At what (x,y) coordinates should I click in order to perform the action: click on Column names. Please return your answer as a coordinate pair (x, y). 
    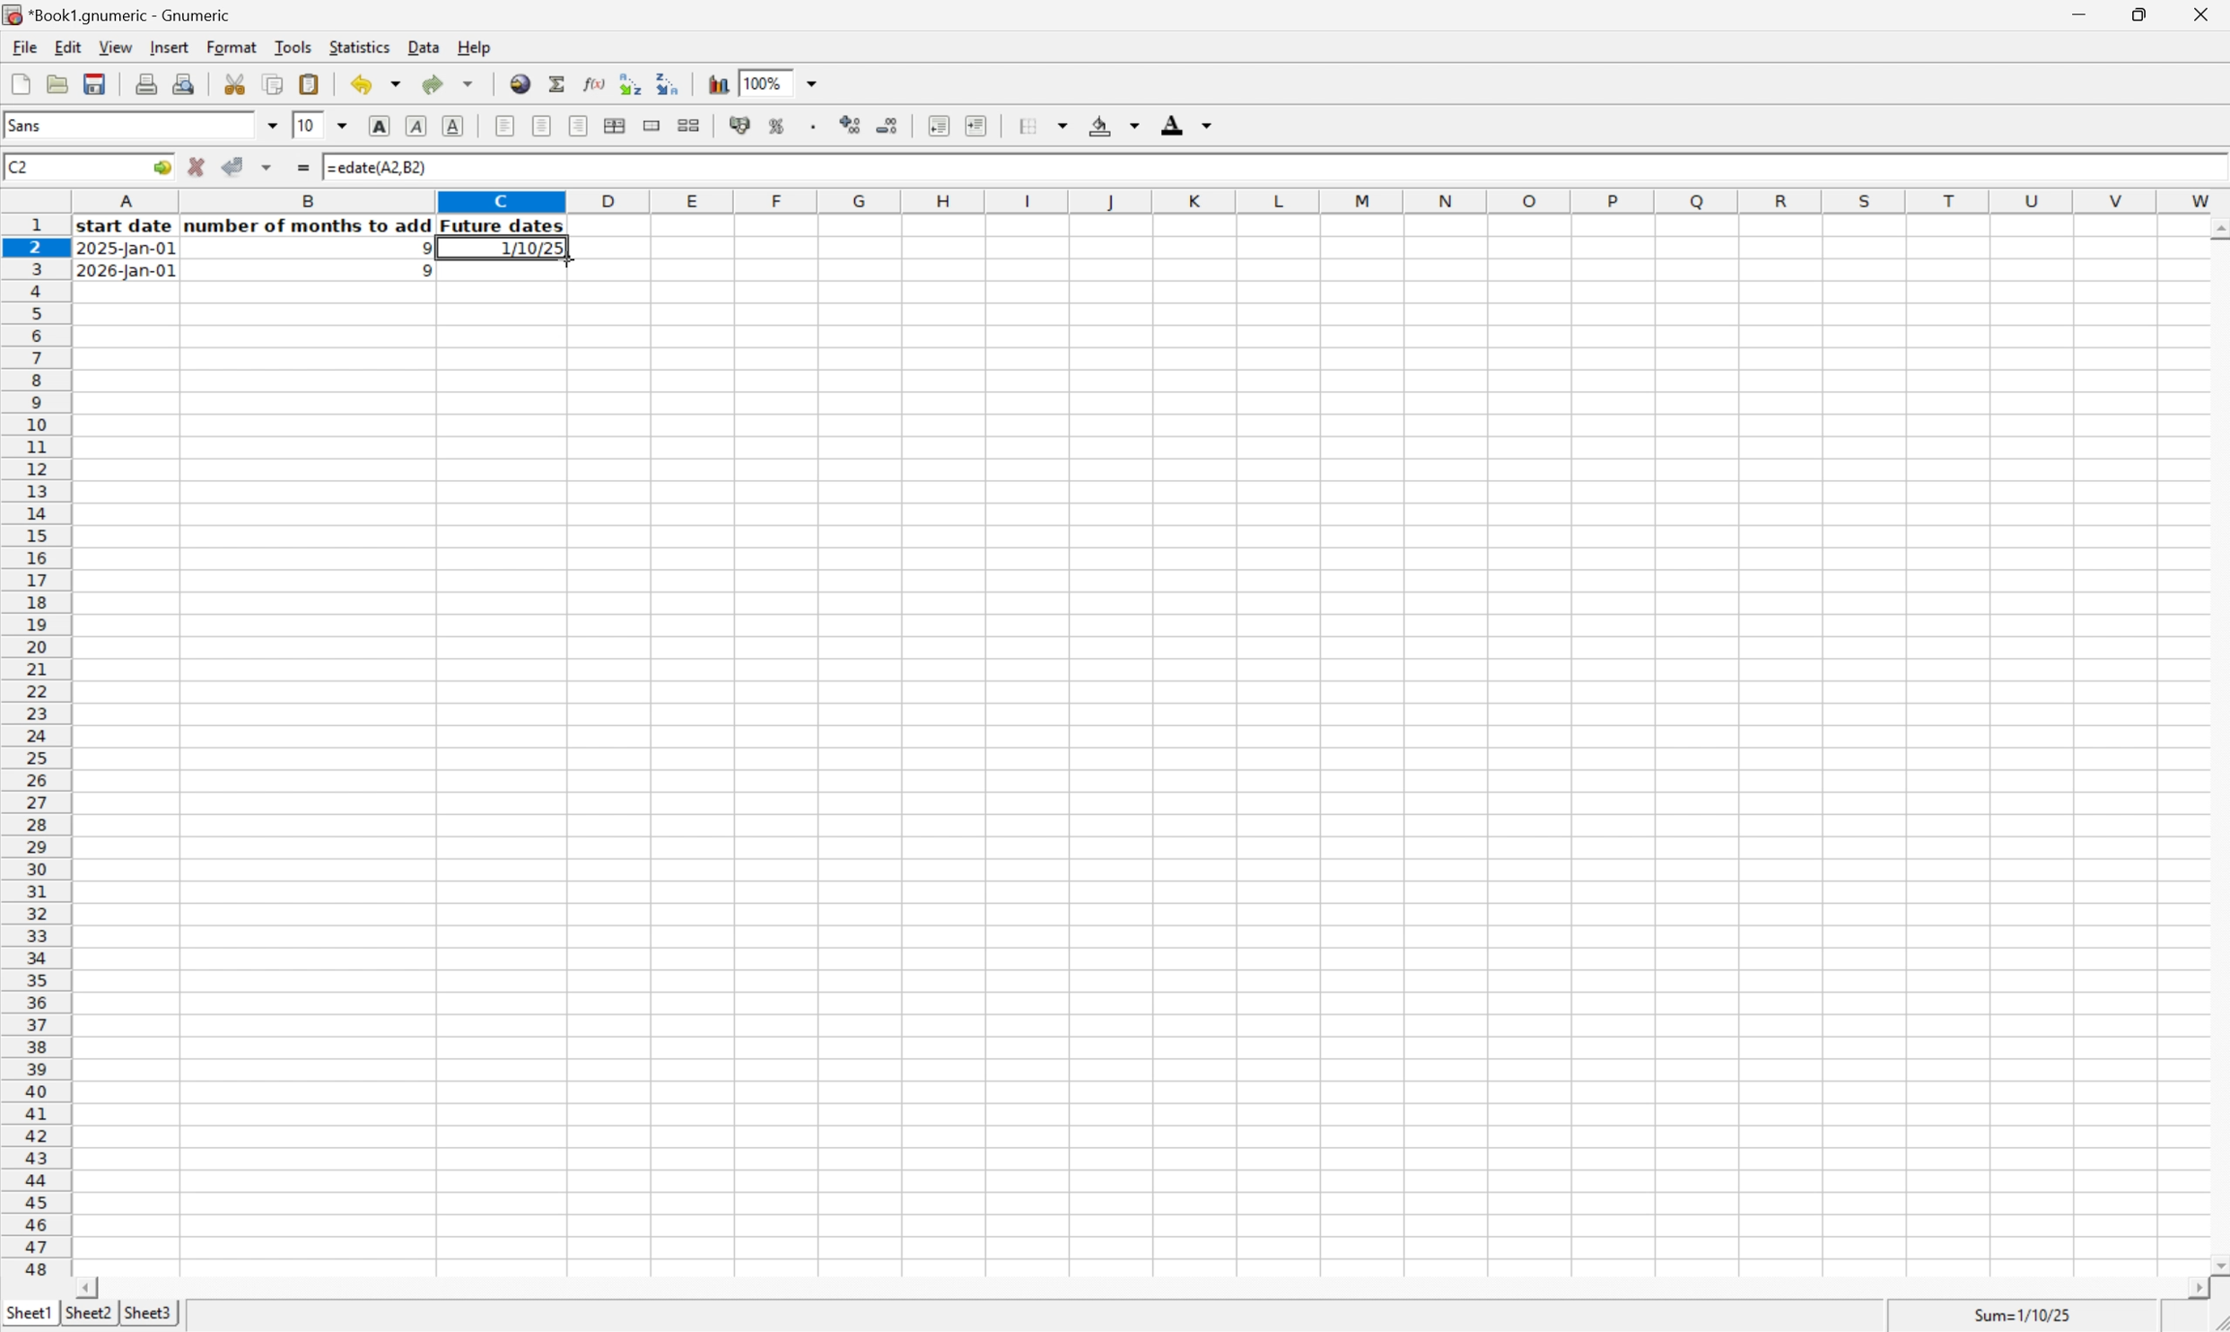
    Looking at the image, I should click on (1150, 202).